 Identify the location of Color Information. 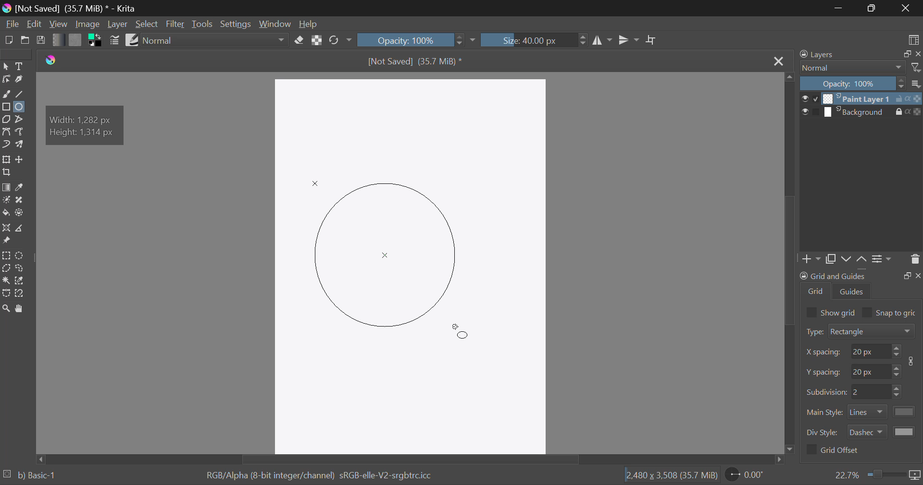
(315, 476).